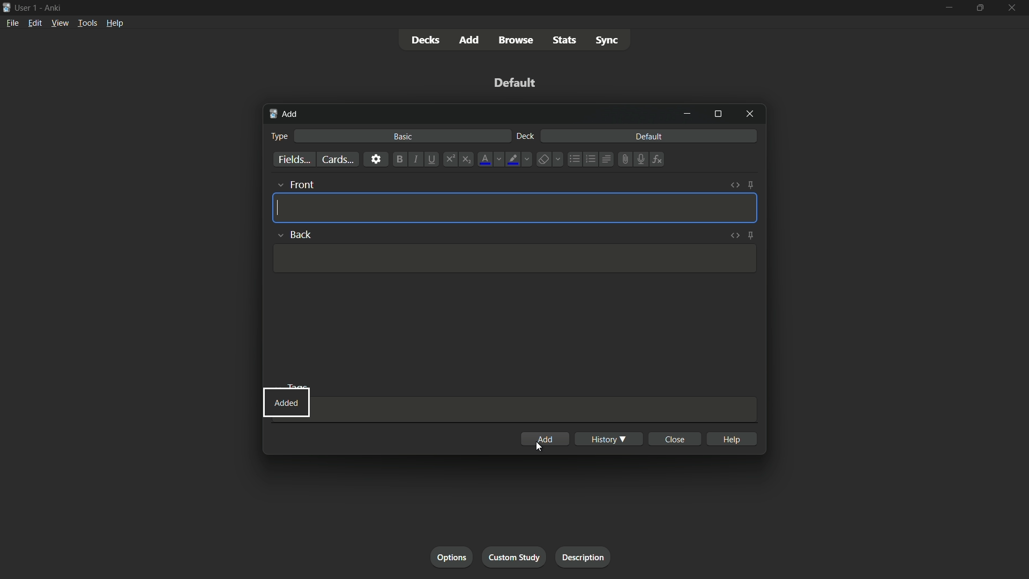 The width and height of the screenshot is (1029, 579). What do you see at coordinates (27, 7) in the screenshot?
I see `user 1` at bounding box center [27, 7].